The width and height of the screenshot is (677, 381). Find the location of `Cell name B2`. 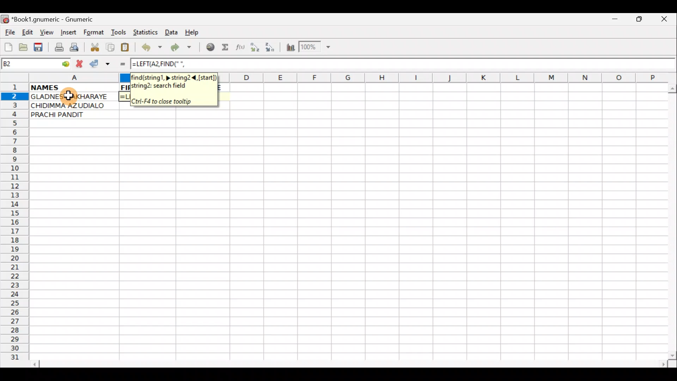

Cell name B2 is located at coordinates (27, 64).